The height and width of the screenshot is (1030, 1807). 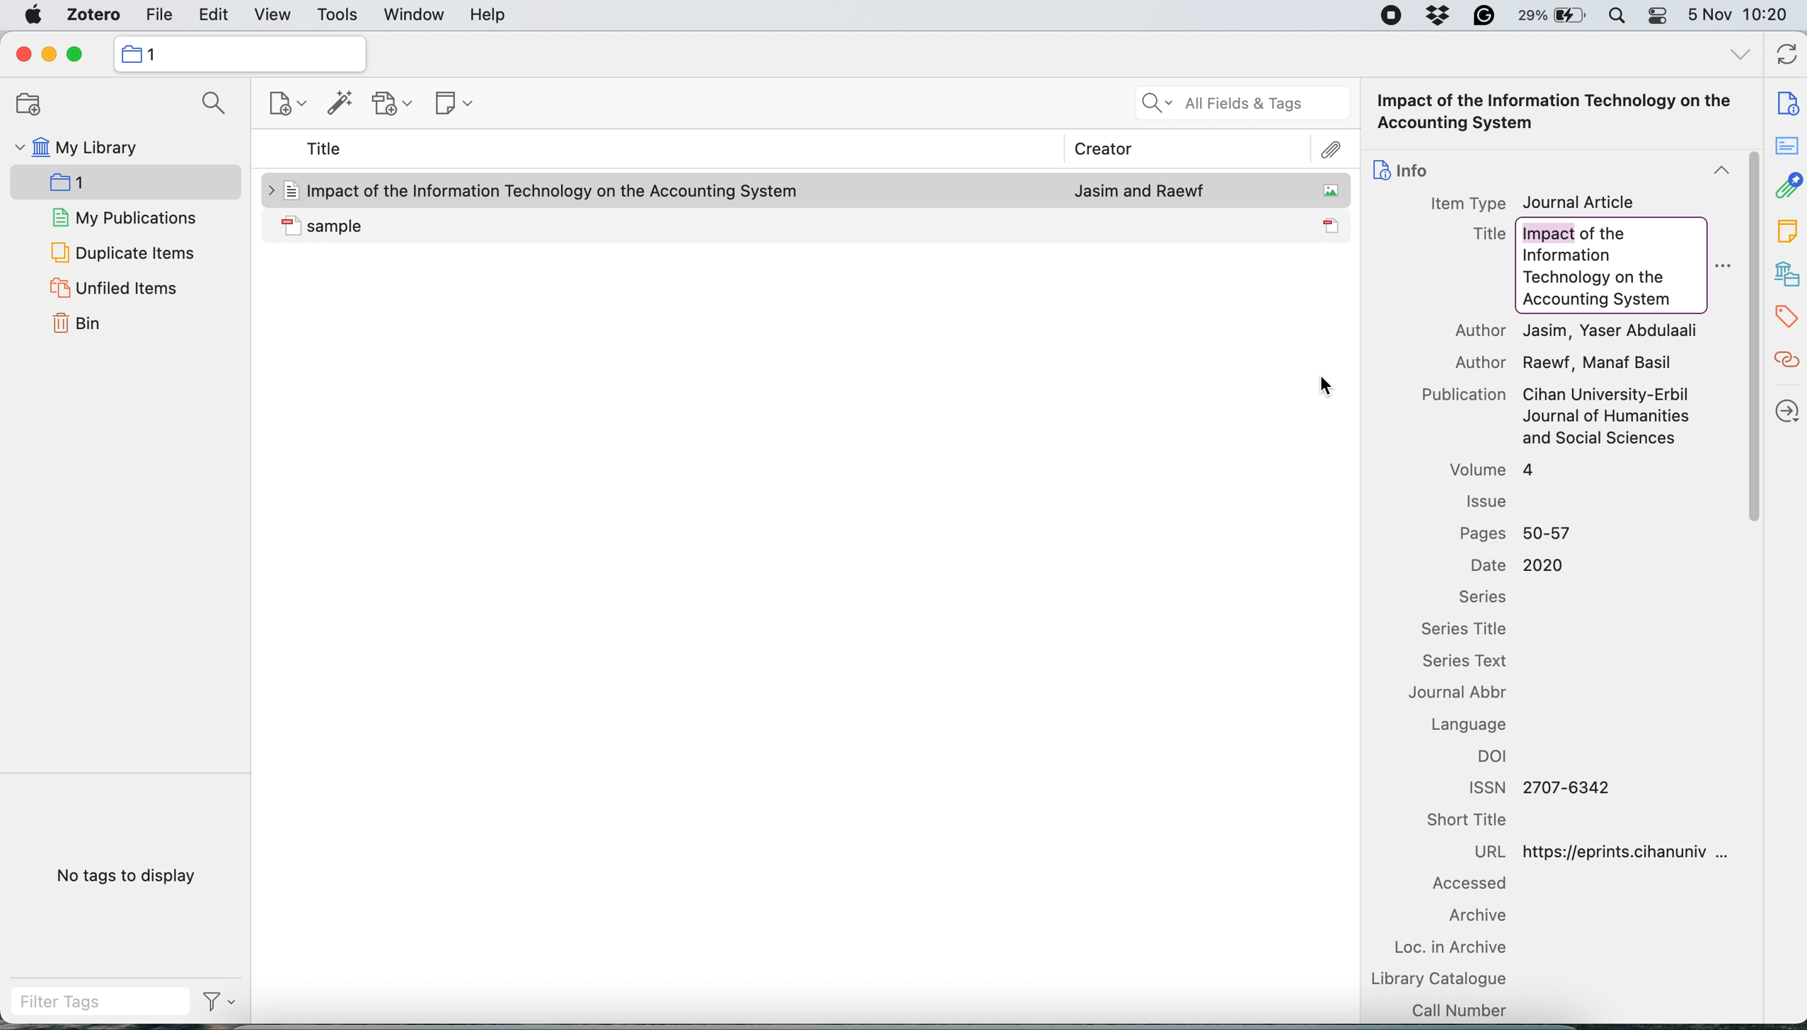 I want to click on more options, so click(x=1721, y=267).